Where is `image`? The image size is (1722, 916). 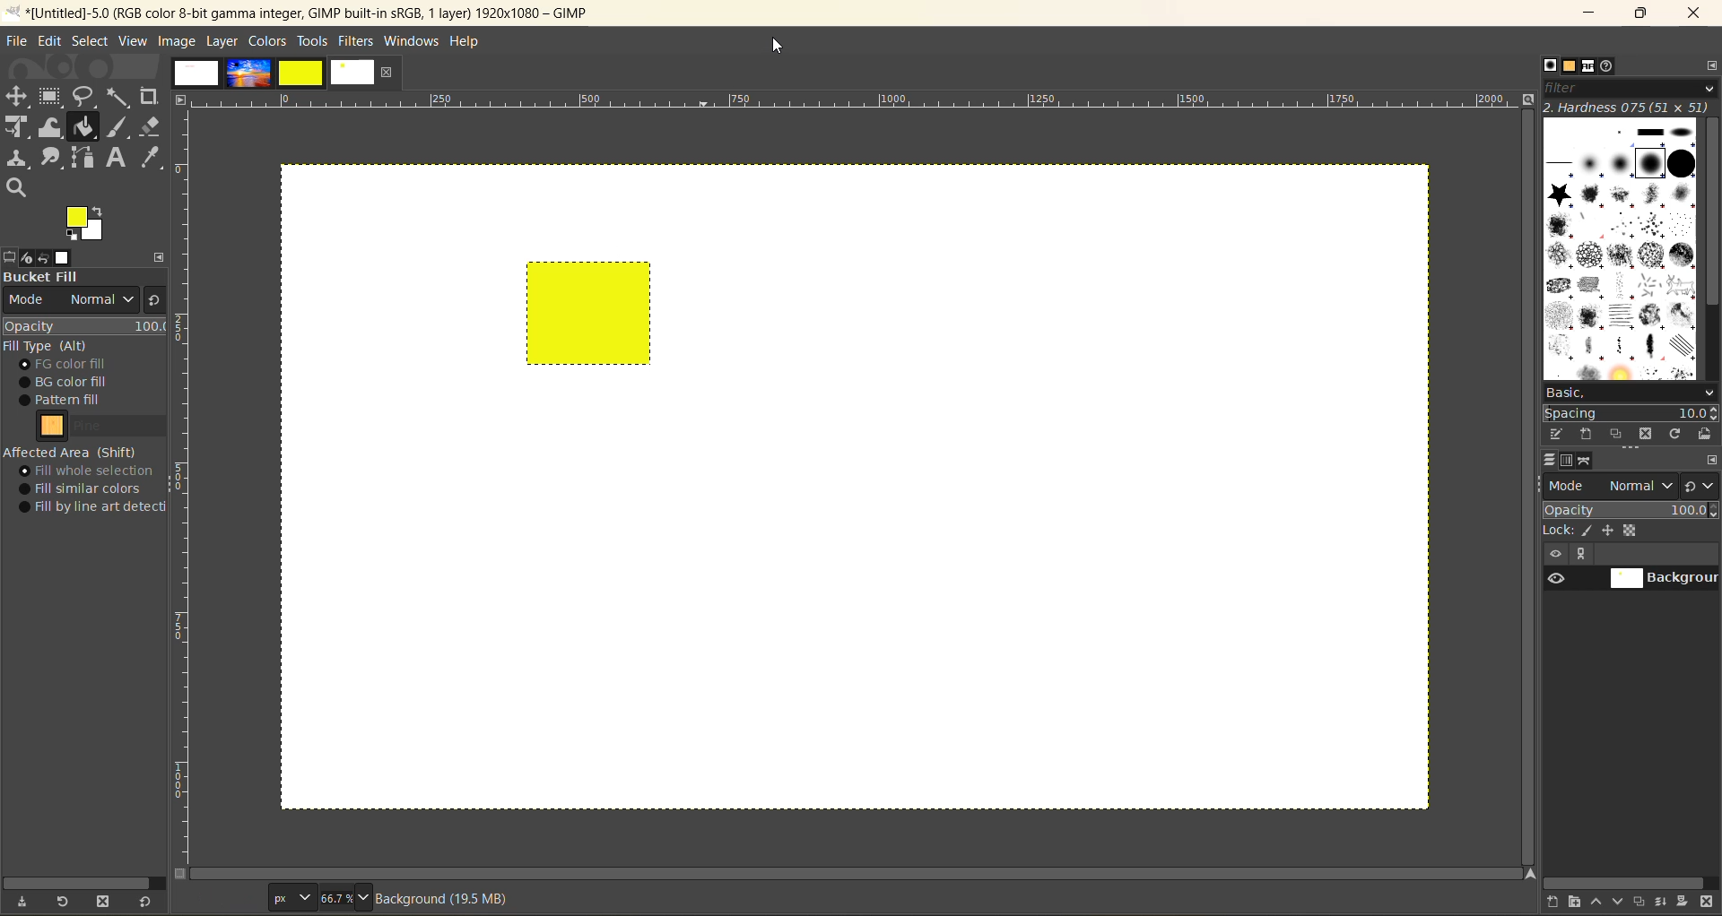 image is located at coordinates (178, 42).